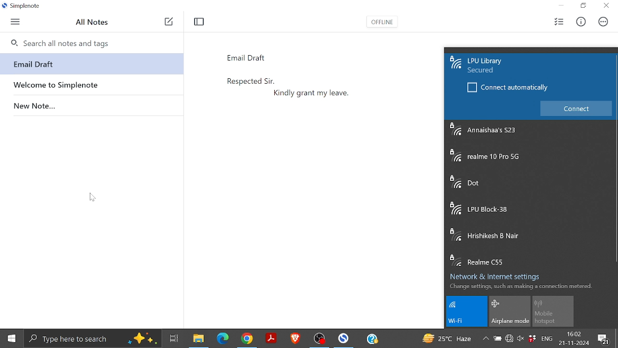  Describe the element at coordinates (564, 6) in the screenshot. I see `Minimize` at that location.